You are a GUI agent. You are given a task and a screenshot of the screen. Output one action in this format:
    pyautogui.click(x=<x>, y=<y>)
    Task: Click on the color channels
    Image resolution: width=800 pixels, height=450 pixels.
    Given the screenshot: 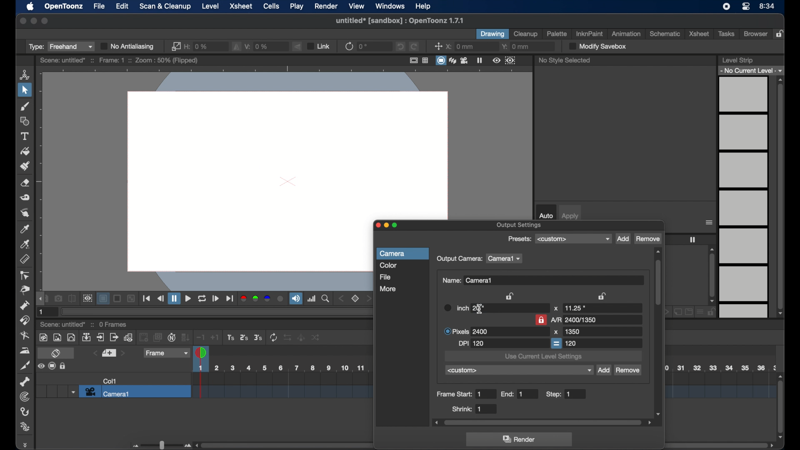 What is the action you would take?
    pyautogui.click(x=262, y=299)
    